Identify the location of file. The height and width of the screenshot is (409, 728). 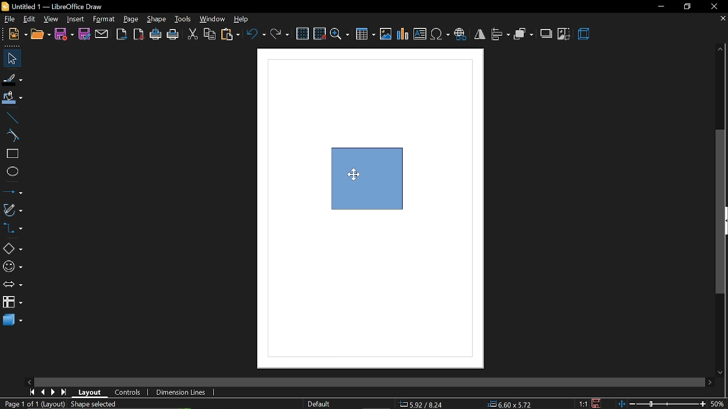
(8, 19).